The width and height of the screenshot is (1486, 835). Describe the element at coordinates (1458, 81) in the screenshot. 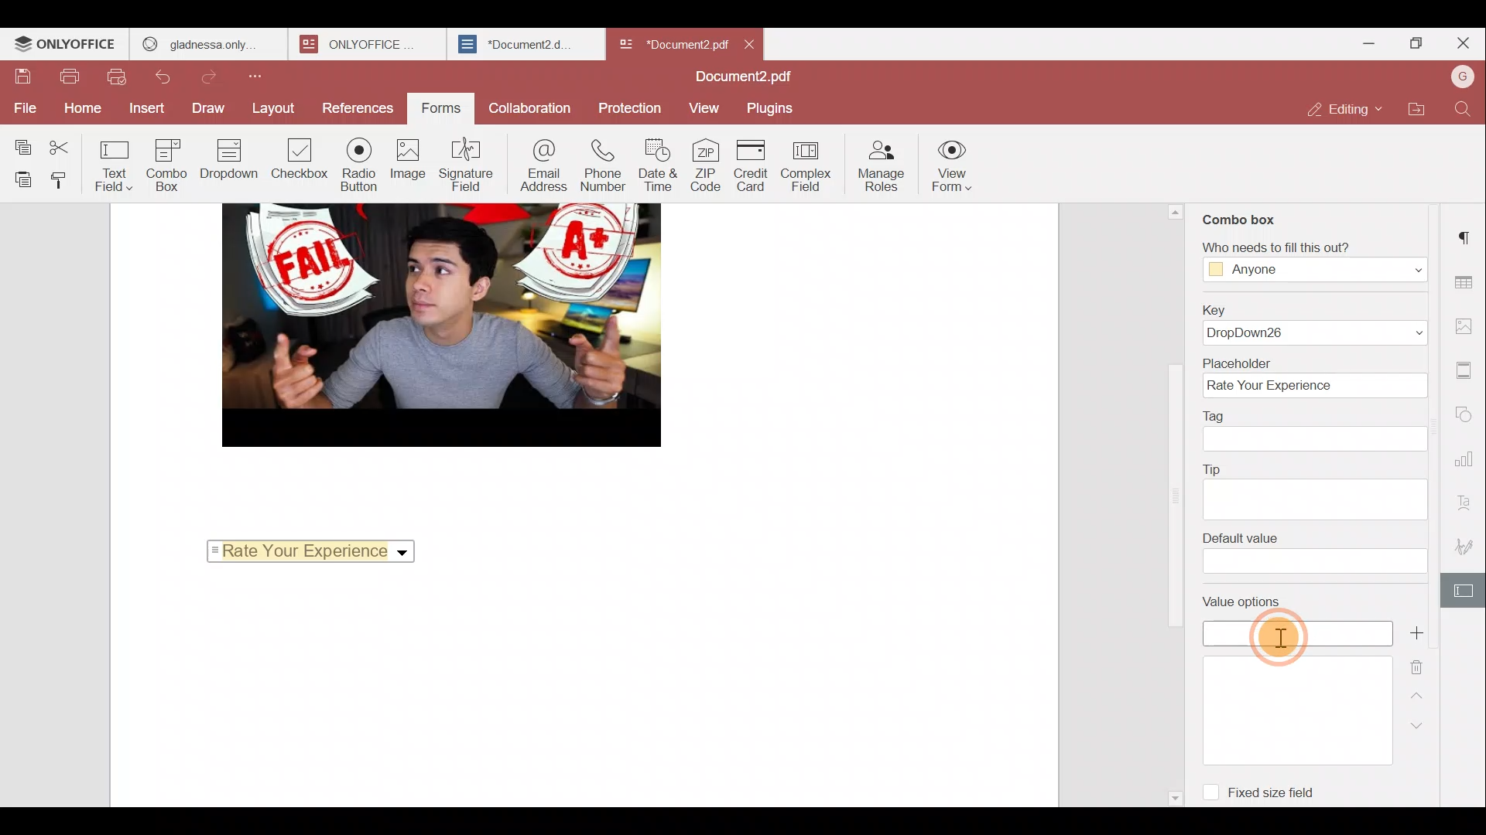

I see `Account name` at that location.